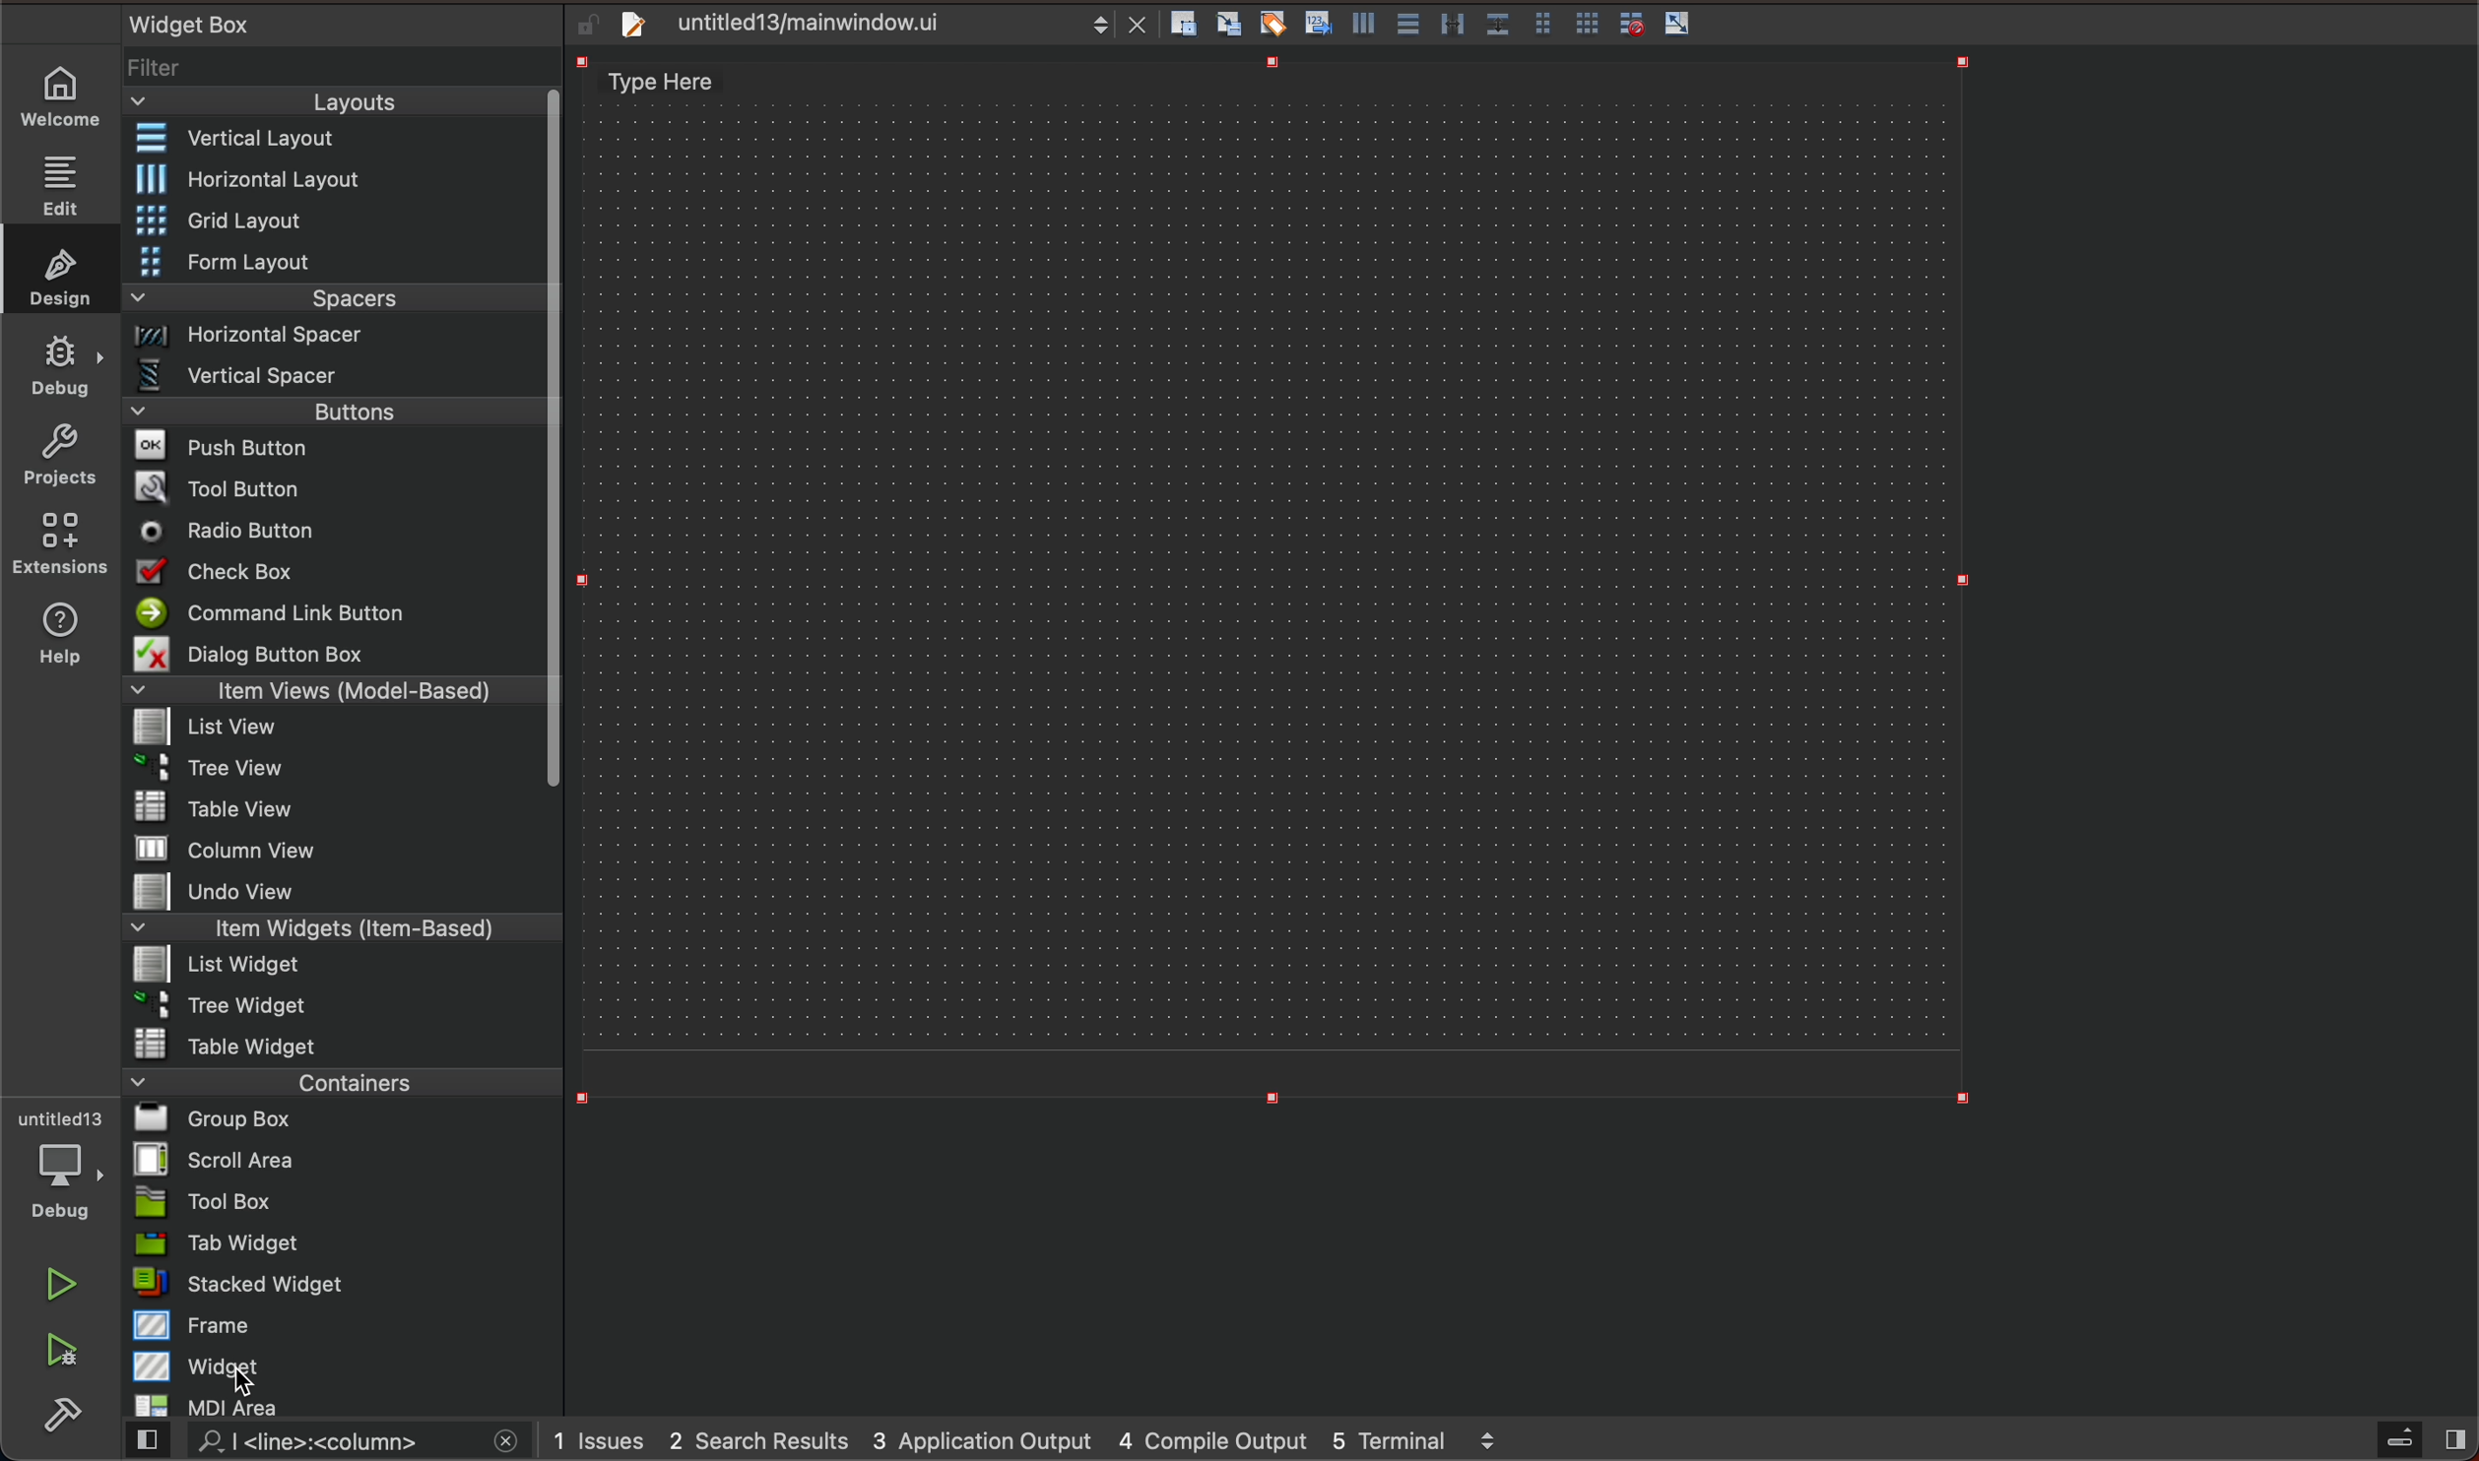 Image resolution: width=2479 pixels, height=1461 pixels. Describe the element at coordinates (333, 729) in the screenshot. I see `list view` at that location.